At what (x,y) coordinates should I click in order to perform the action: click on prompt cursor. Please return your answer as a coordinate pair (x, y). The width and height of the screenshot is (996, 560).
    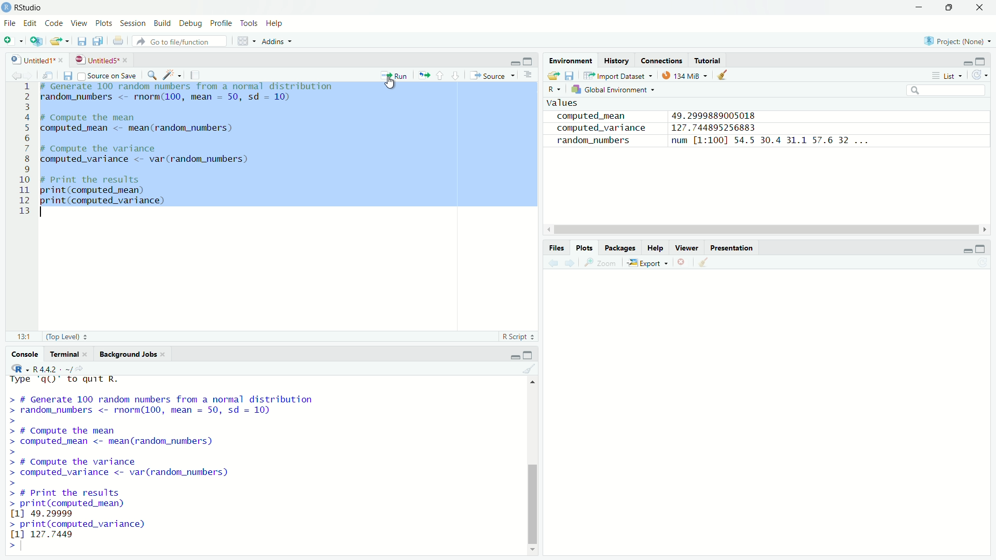
    Looking at the image, I should click on (8, 545).